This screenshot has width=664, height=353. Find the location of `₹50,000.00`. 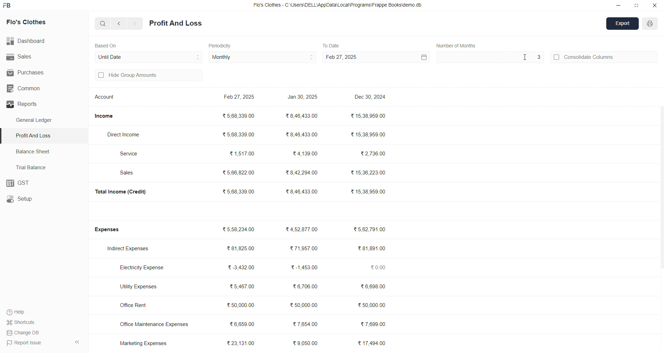

₹50,000.00 is located at coordinates (303, 305).